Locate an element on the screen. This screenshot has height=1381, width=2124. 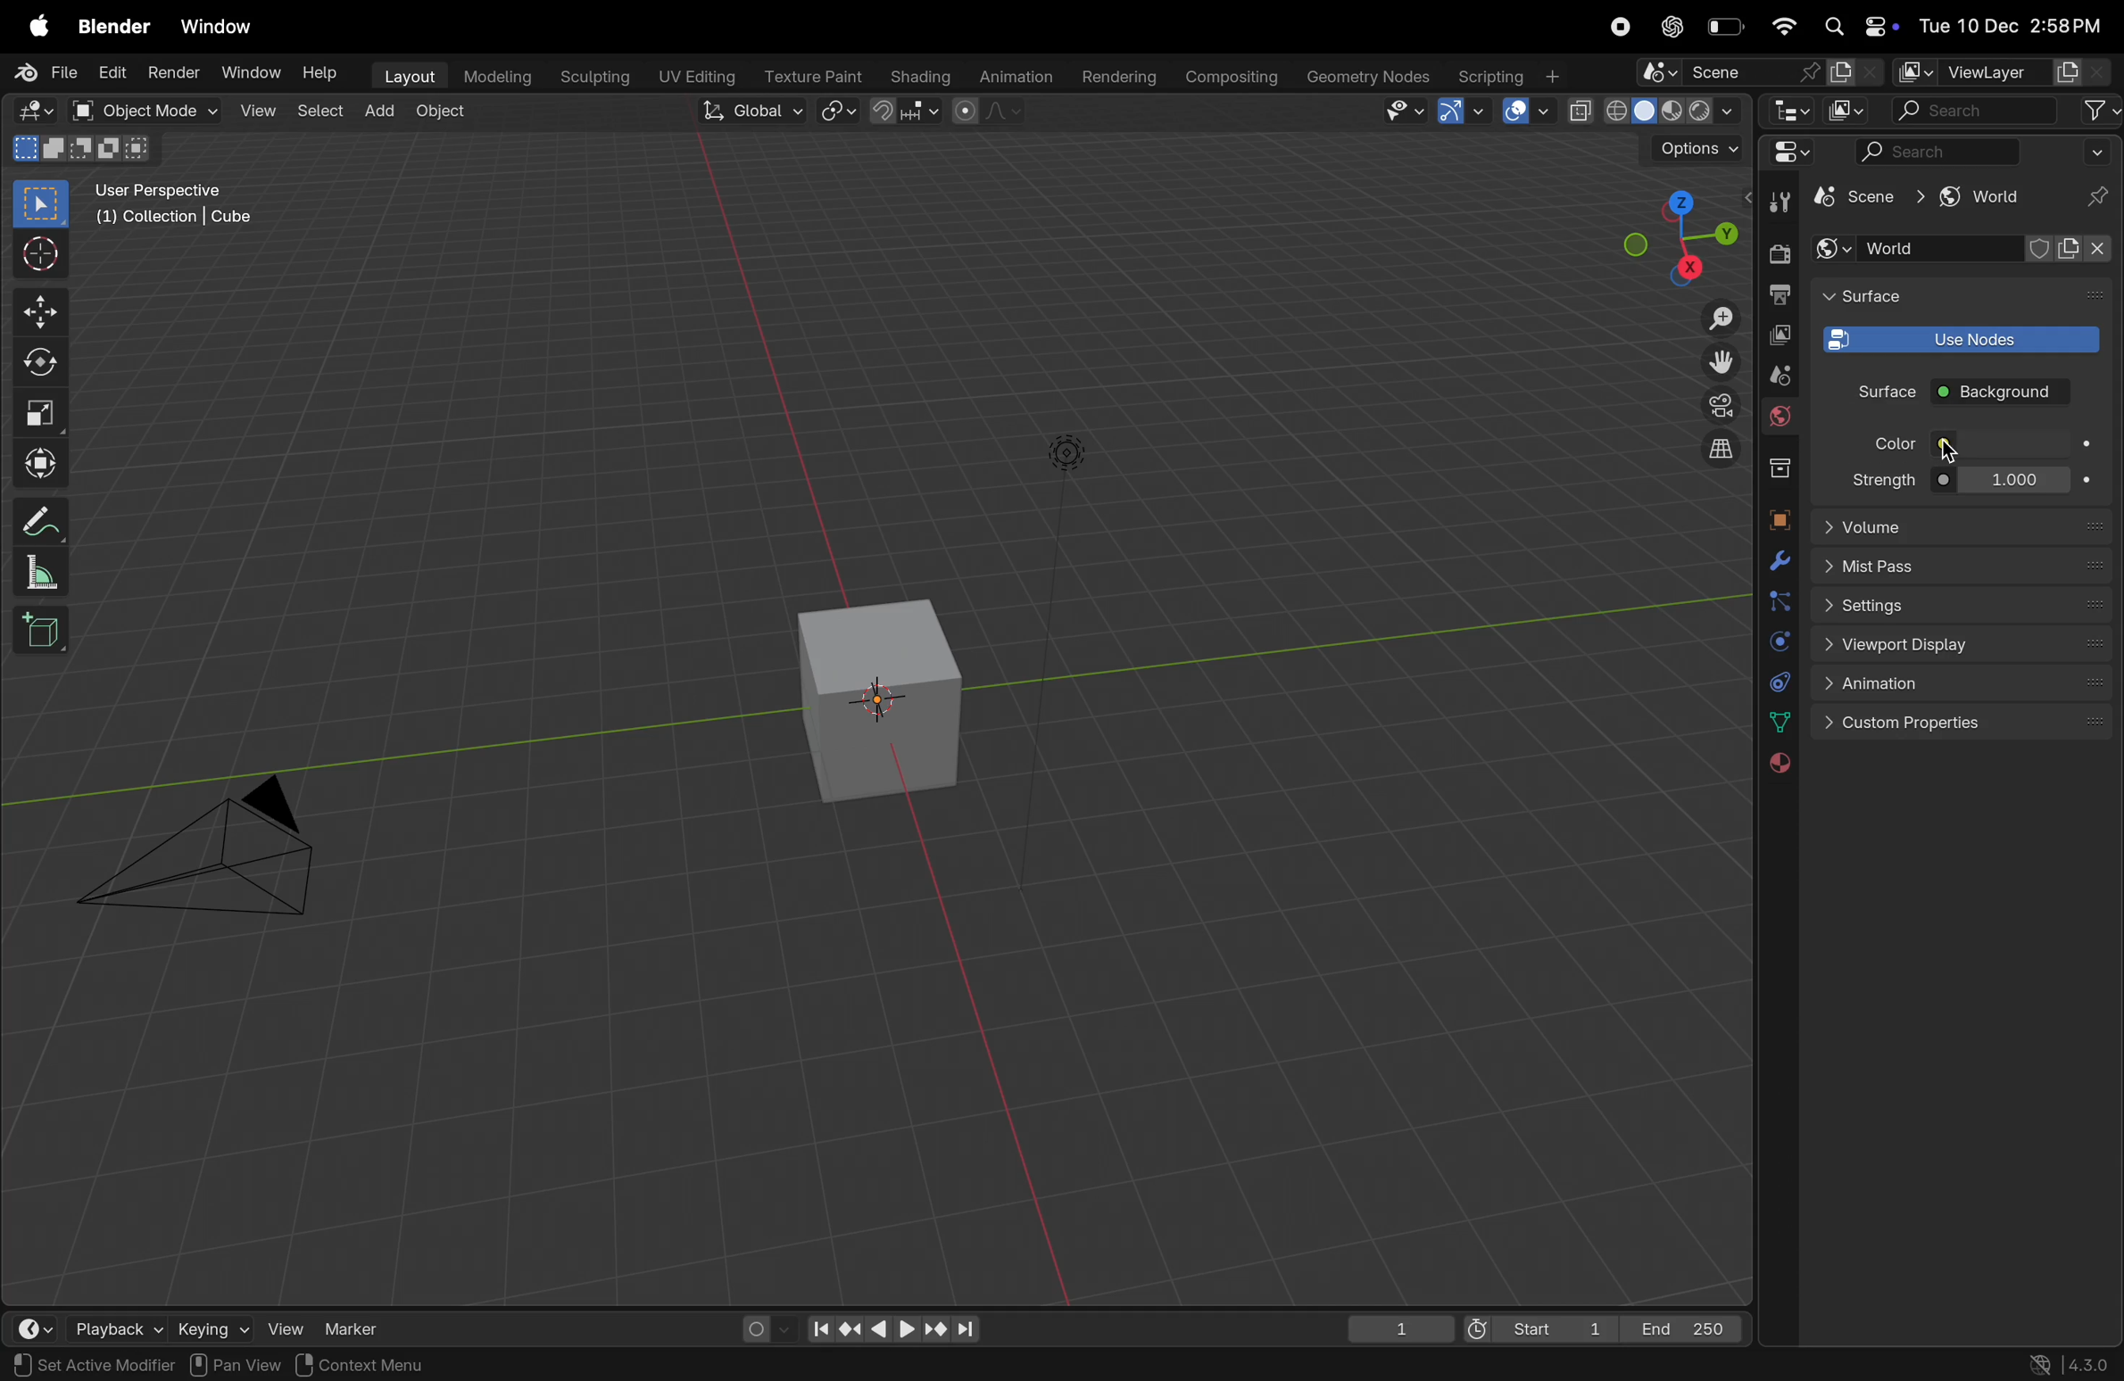
record is located at coordinates (1620, 26).